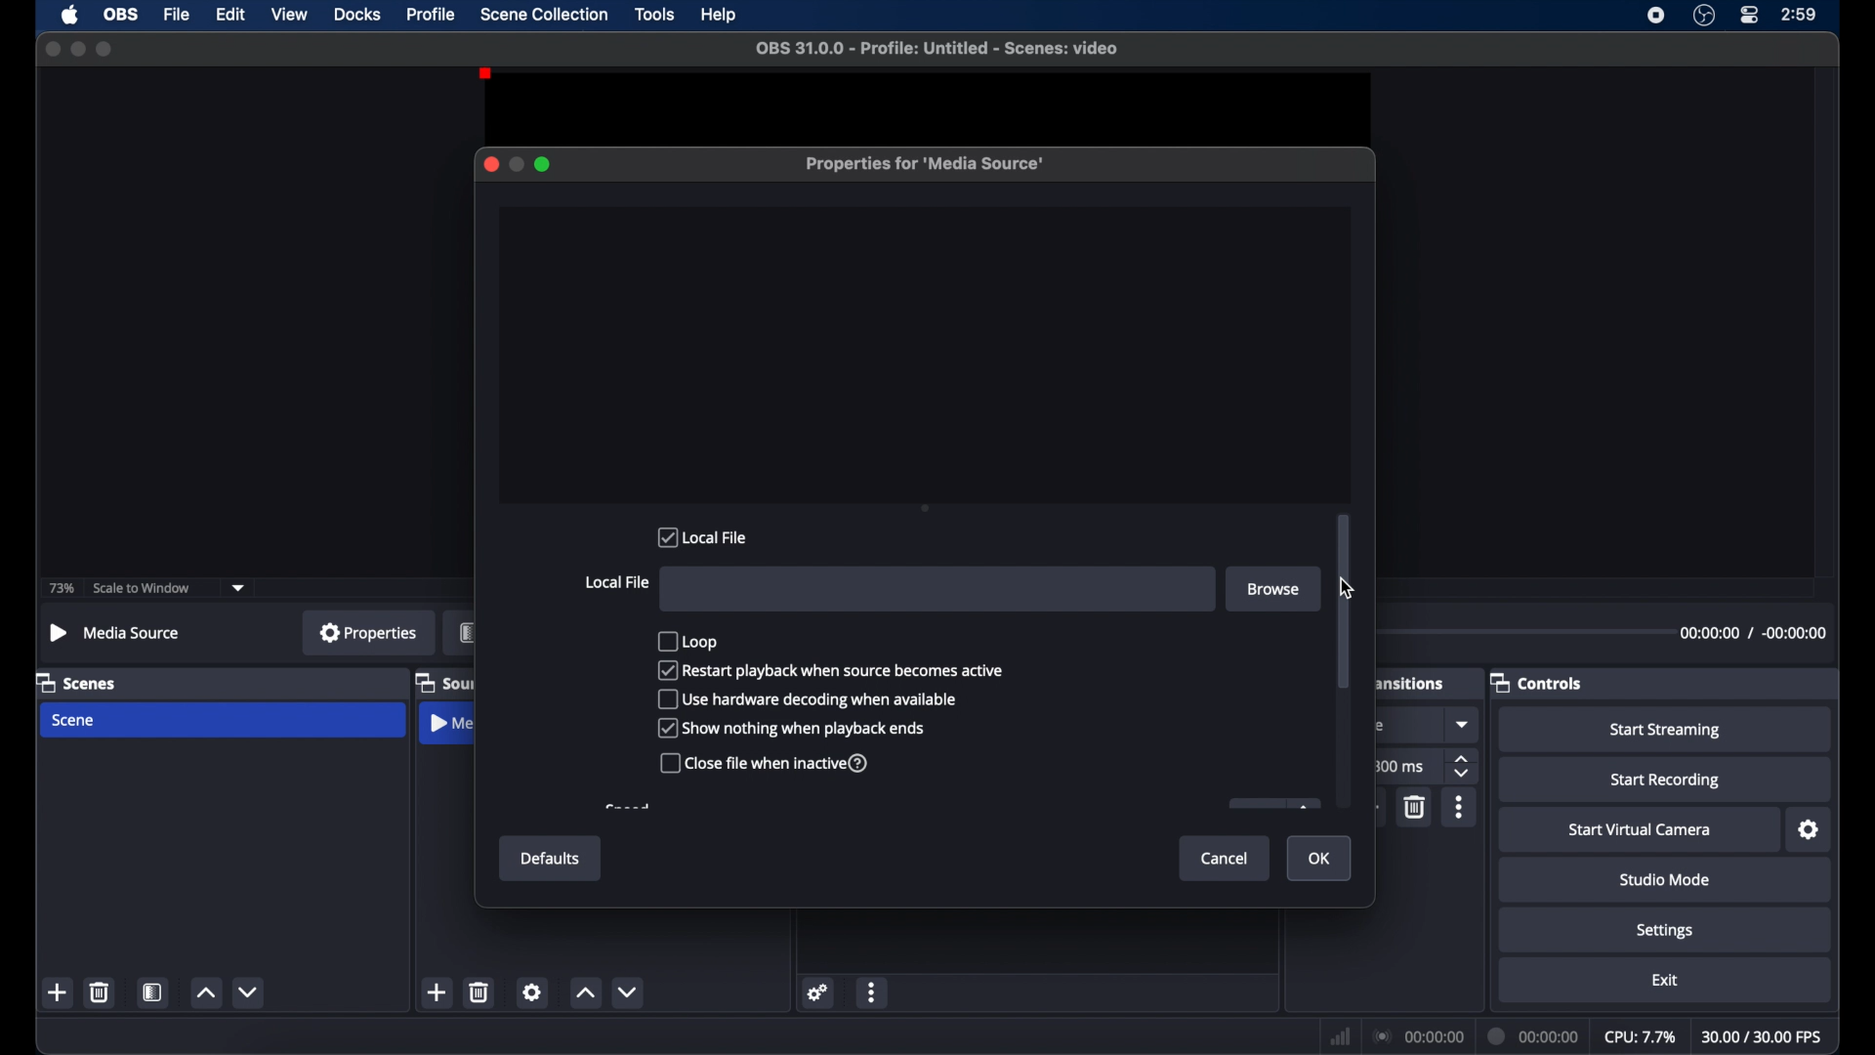 This screenshot has width=1875, height=1055. Describe the element at coordinates (1756, 632) in the screenshot. I see `timestamp` at that location.